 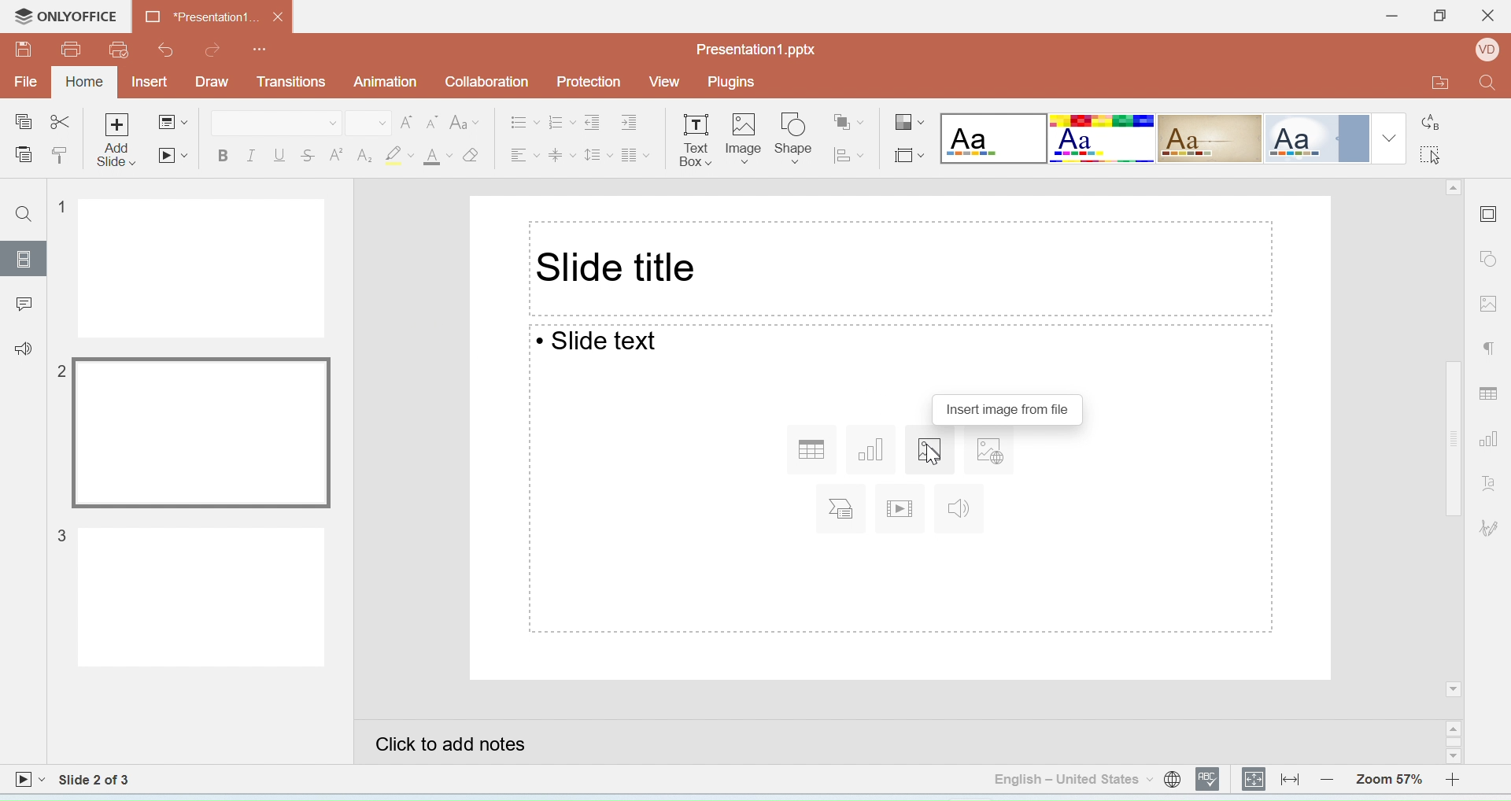 I want to click on Customize quick access tool bar , so click(x=261, y=46).